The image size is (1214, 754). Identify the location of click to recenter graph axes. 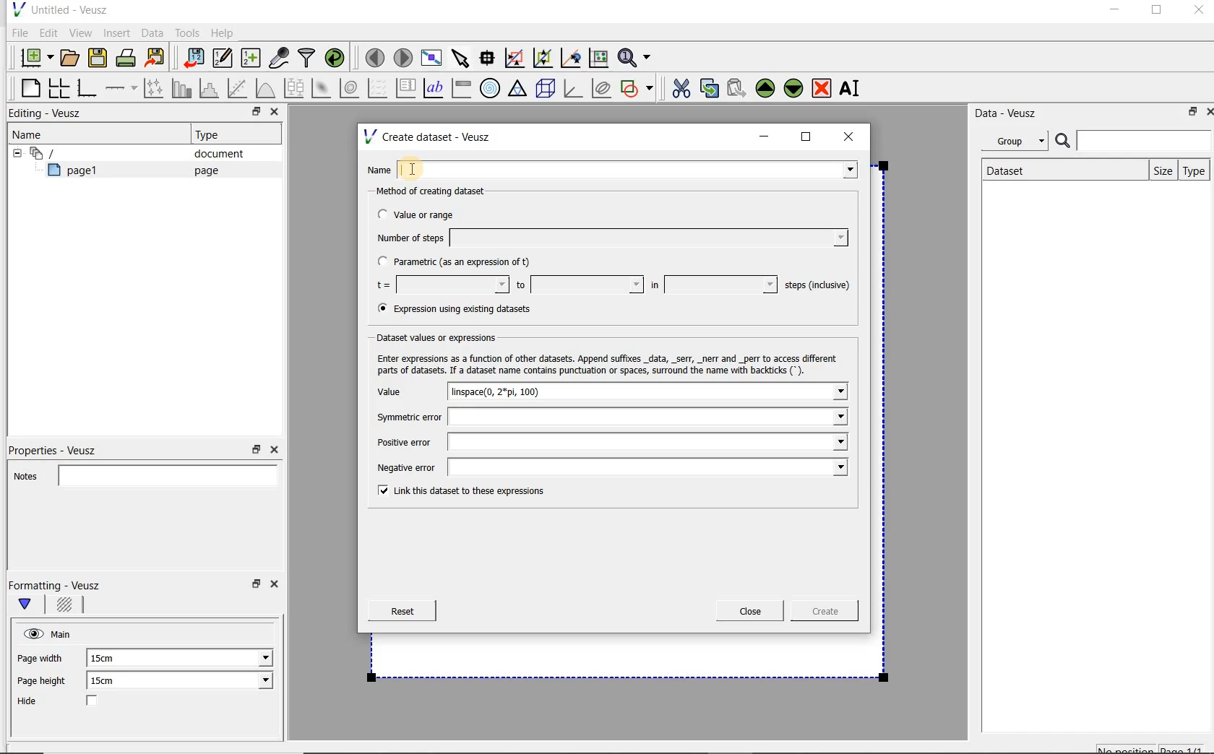
(572, 58).